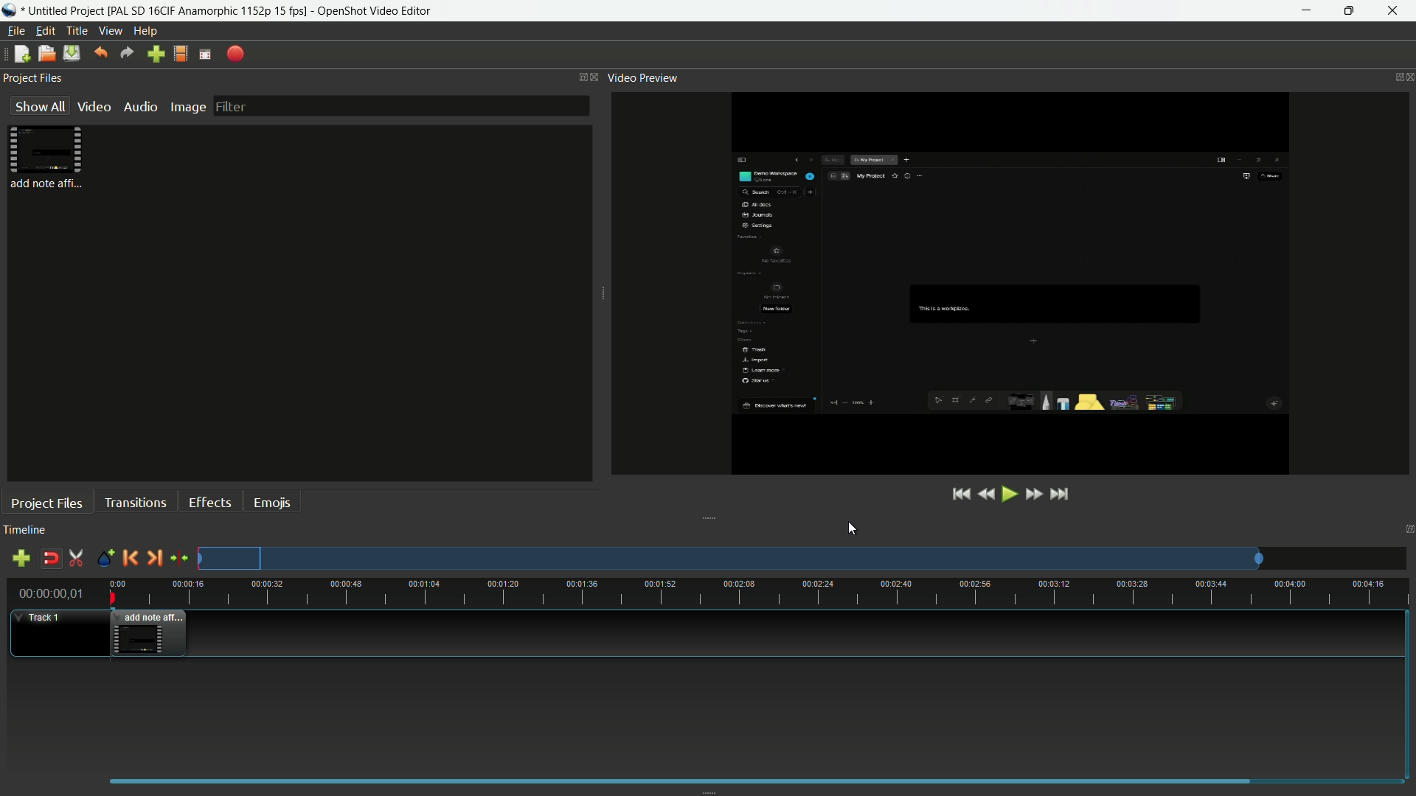 The width and height of the screenshot is (1416, 796). I want to click on change layout, so click(578, 77).